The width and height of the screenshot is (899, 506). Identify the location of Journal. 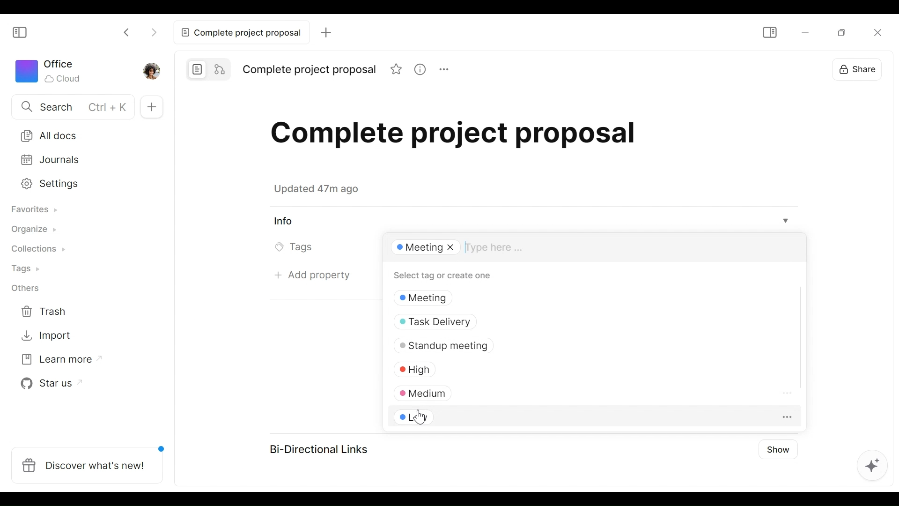
(79, 161).